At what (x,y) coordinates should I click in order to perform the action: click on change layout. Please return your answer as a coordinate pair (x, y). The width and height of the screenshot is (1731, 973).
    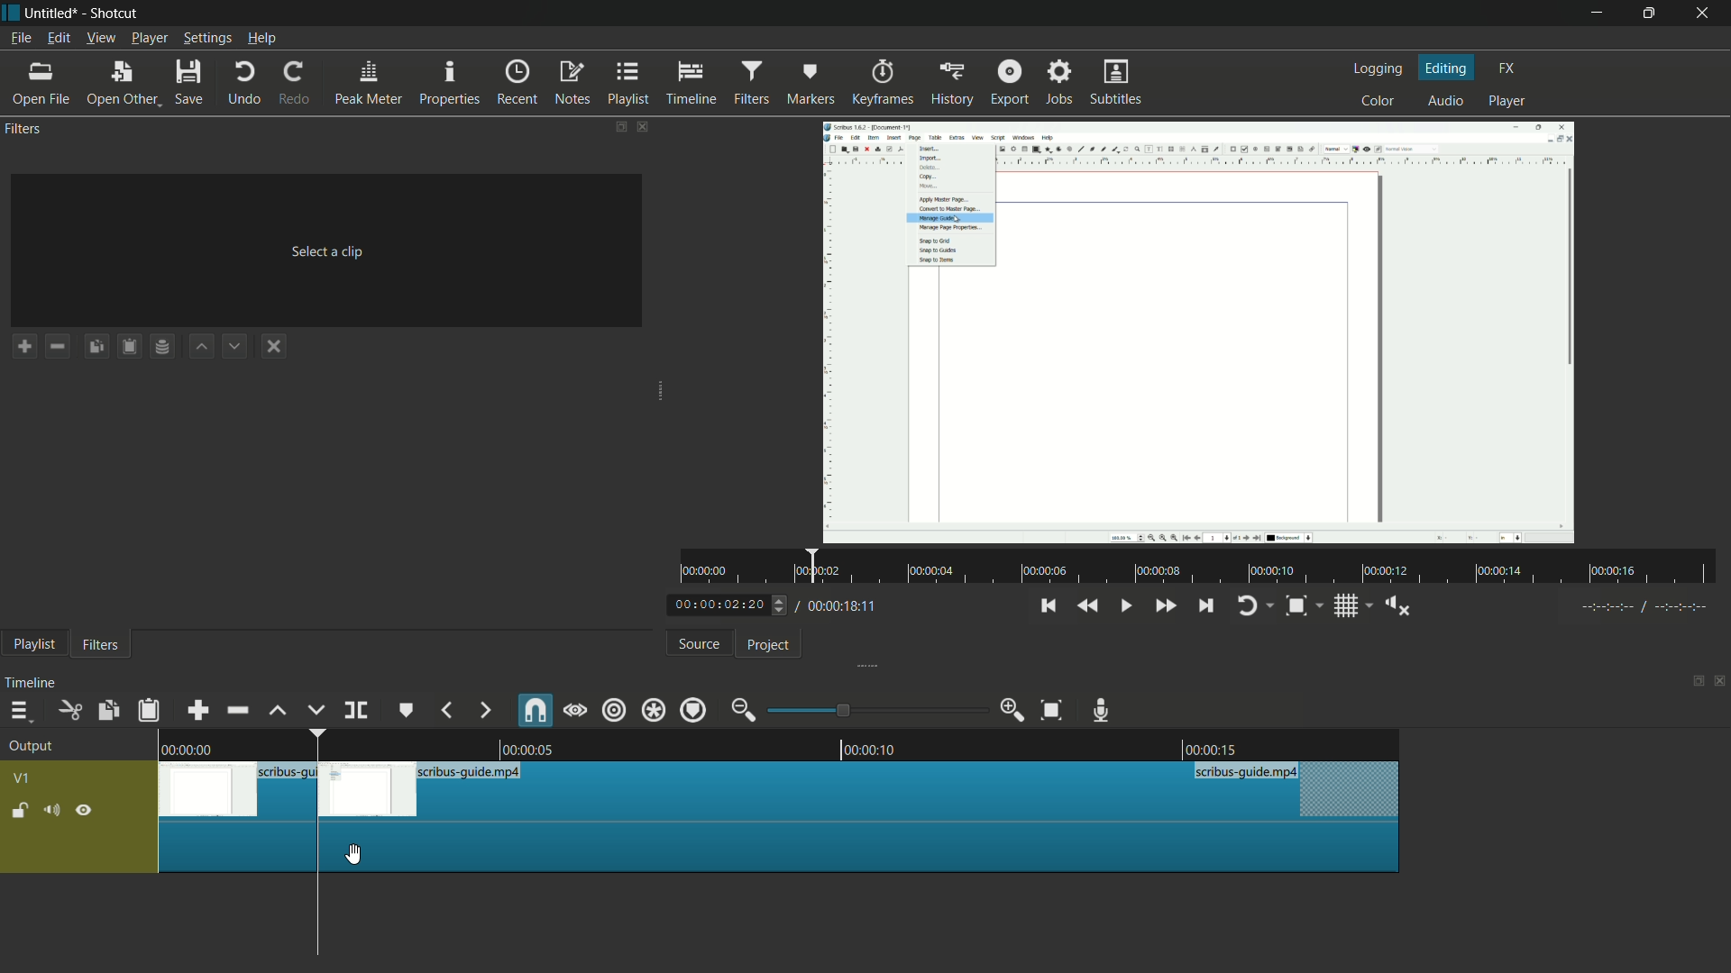
    Looking at the image, I should click on (617, 125).